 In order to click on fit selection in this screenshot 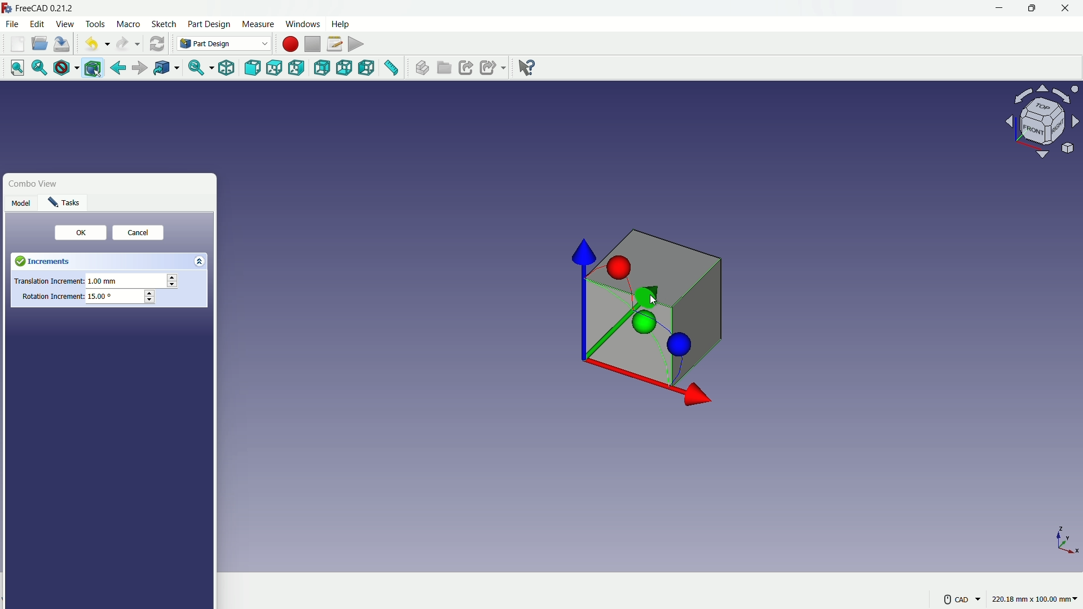, I will do `click(37, 68)`.